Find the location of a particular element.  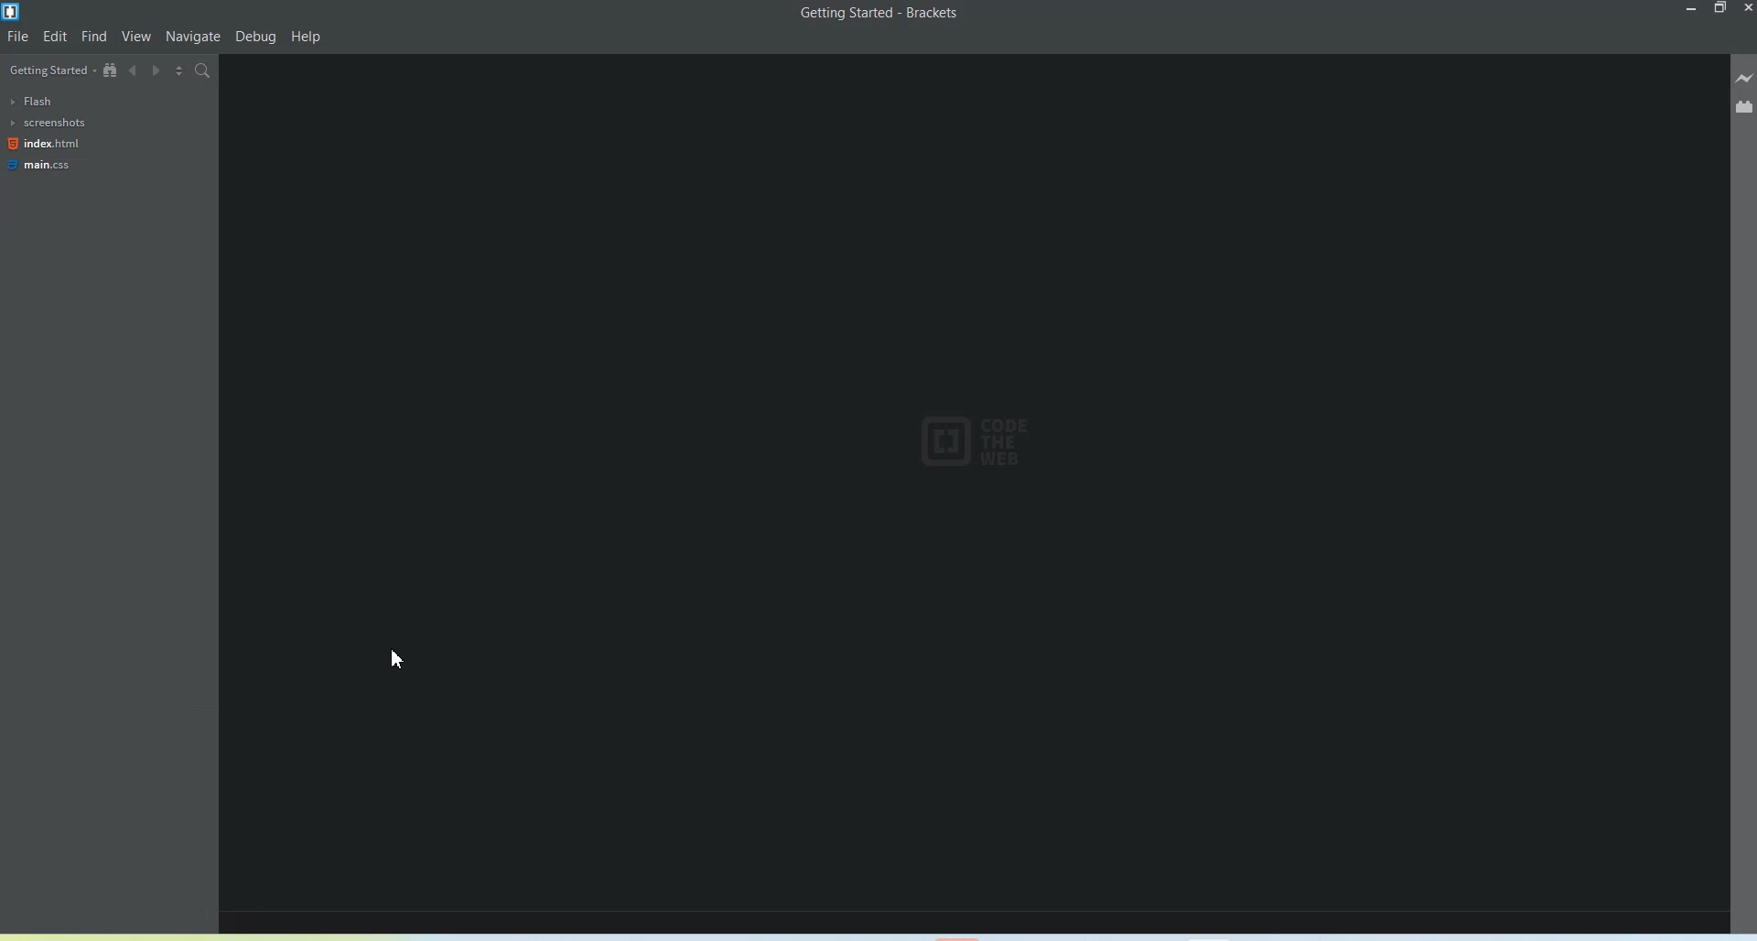

File is located at coordinates (18, 37).